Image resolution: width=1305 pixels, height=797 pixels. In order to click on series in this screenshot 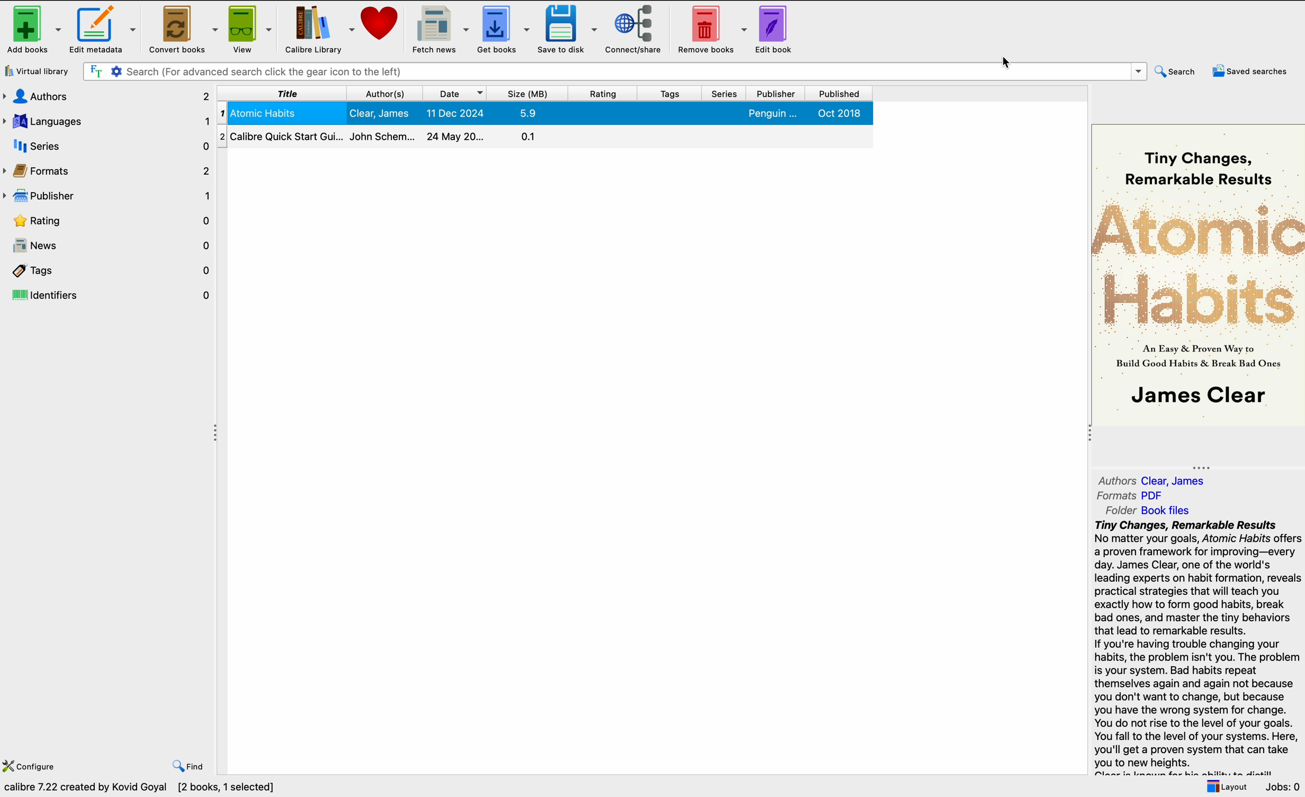, I will do `click(109, 146)`.